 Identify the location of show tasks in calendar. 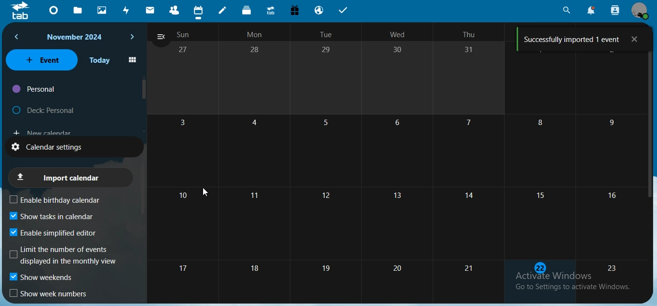
(52, 217).